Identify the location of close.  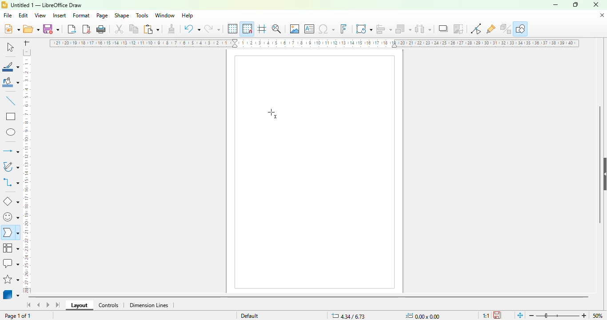
(596, 4).